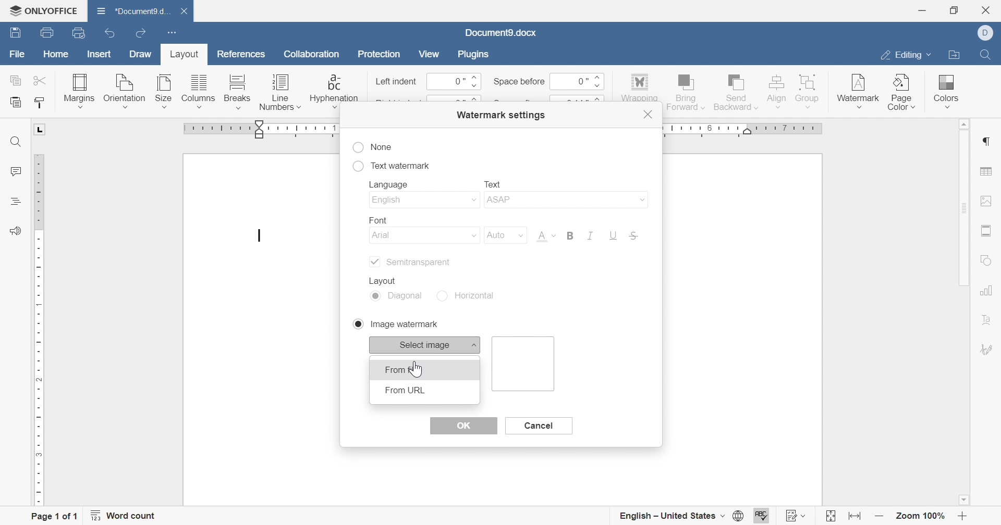 This screenshot has height=525, width=1001. What do you see at coordinates (41, 129) in the screenshot?
I see `L` at bounding box center [41, 129].